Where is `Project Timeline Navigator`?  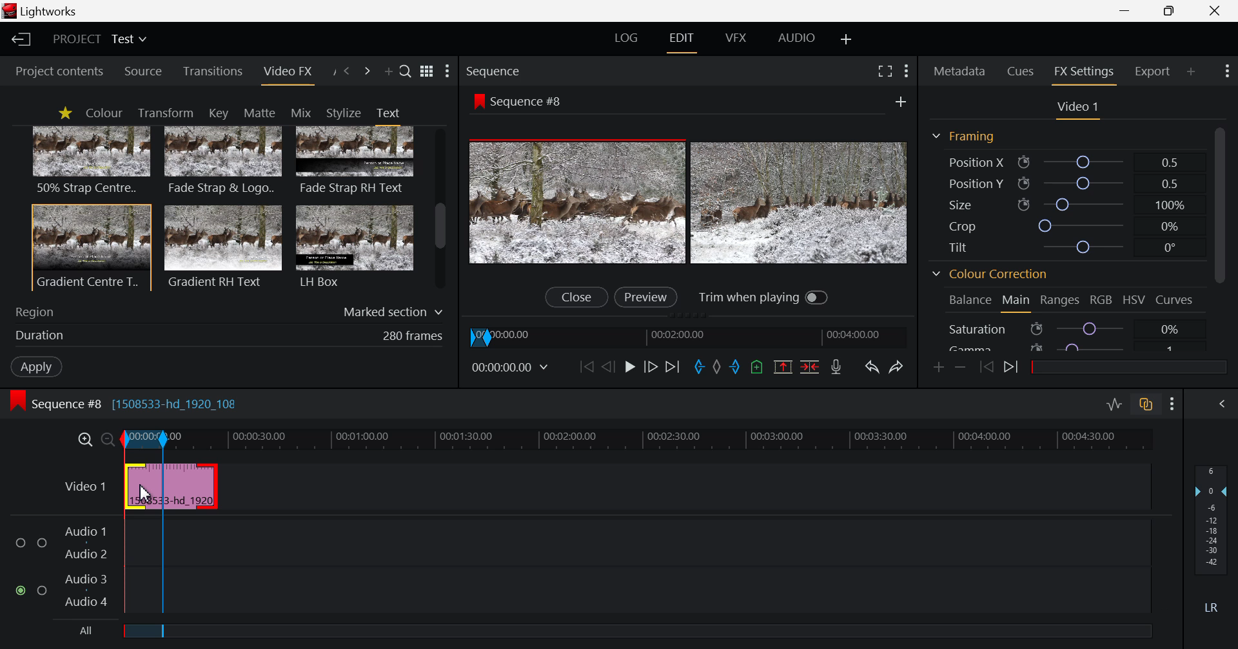
Project Timeline Navigator is located at coordinates (692, 334).